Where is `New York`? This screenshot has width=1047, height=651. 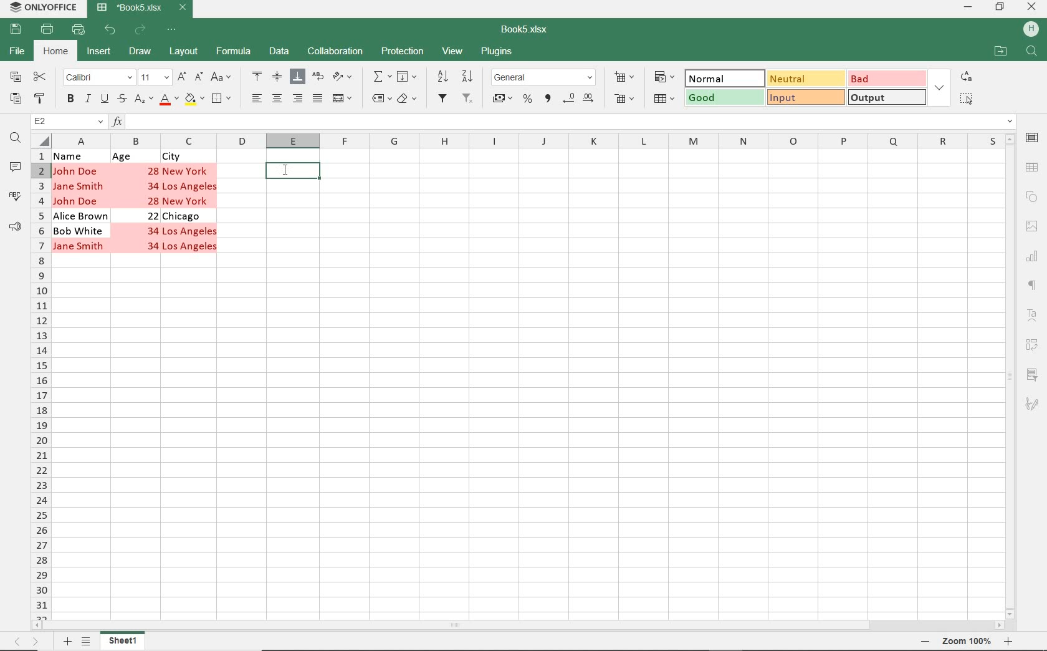
New York is located at coordinates (187, 170).